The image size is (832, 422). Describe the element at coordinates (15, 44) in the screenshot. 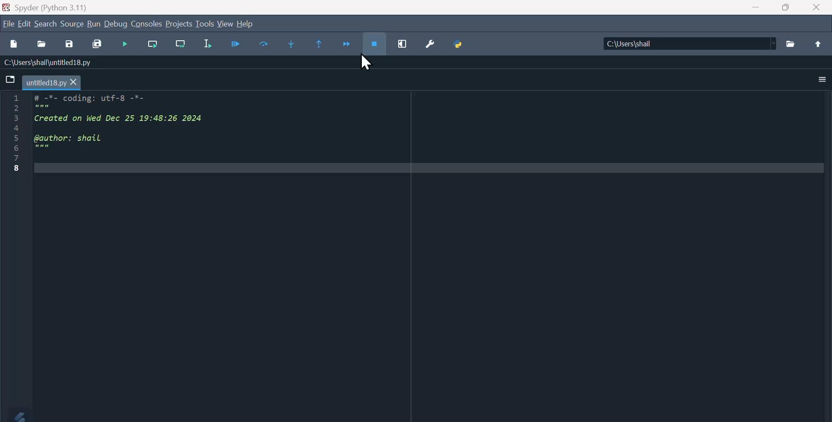

I see `new` at that location.